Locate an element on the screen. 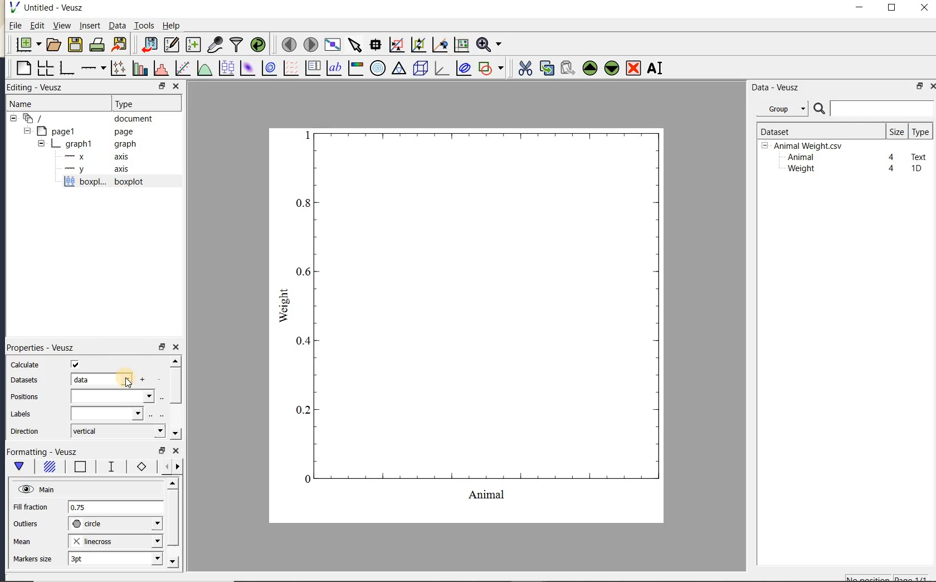  axis is located at coordinates (94, 157).